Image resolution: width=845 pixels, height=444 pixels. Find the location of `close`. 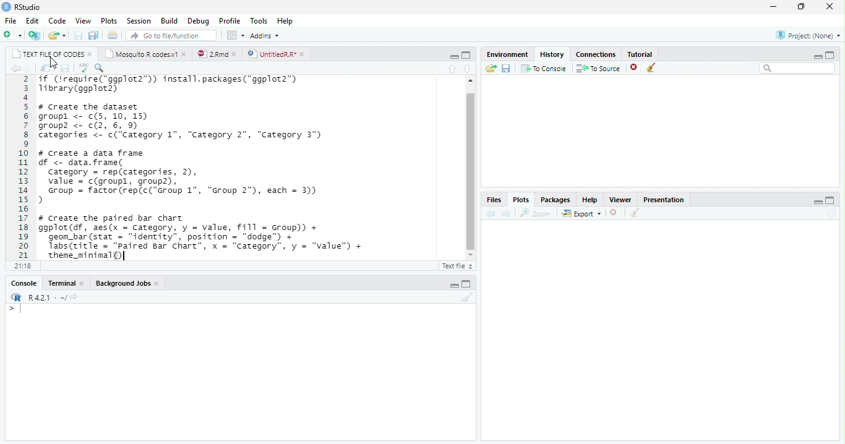

close is located at coordinates (82, 283).